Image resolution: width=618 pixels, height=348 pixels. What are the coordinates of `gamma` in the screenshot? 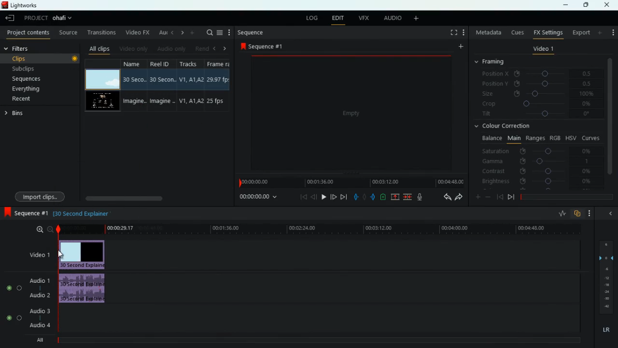 It's located at (542, 161).